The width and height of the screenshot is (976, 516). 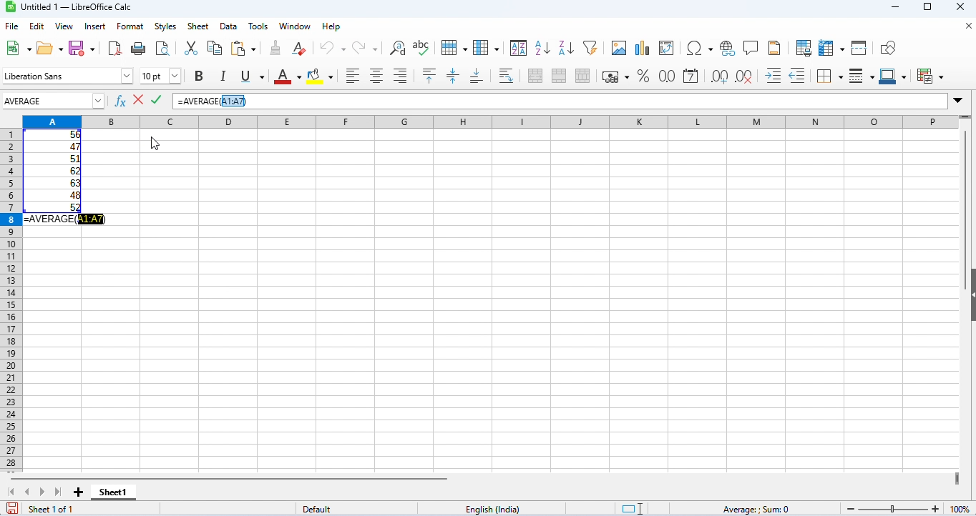 I want to click on drop down, so click(x=101, y=100).